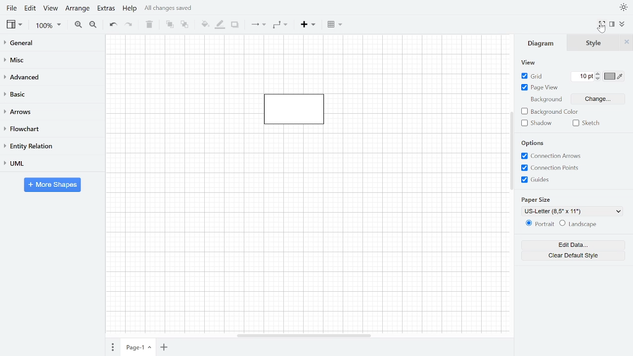 The width and height of the screenshot is (633, 356). Describe the element at coordinates (599, 79) in the screenshot. I see `Decrease grid pt` at that location.